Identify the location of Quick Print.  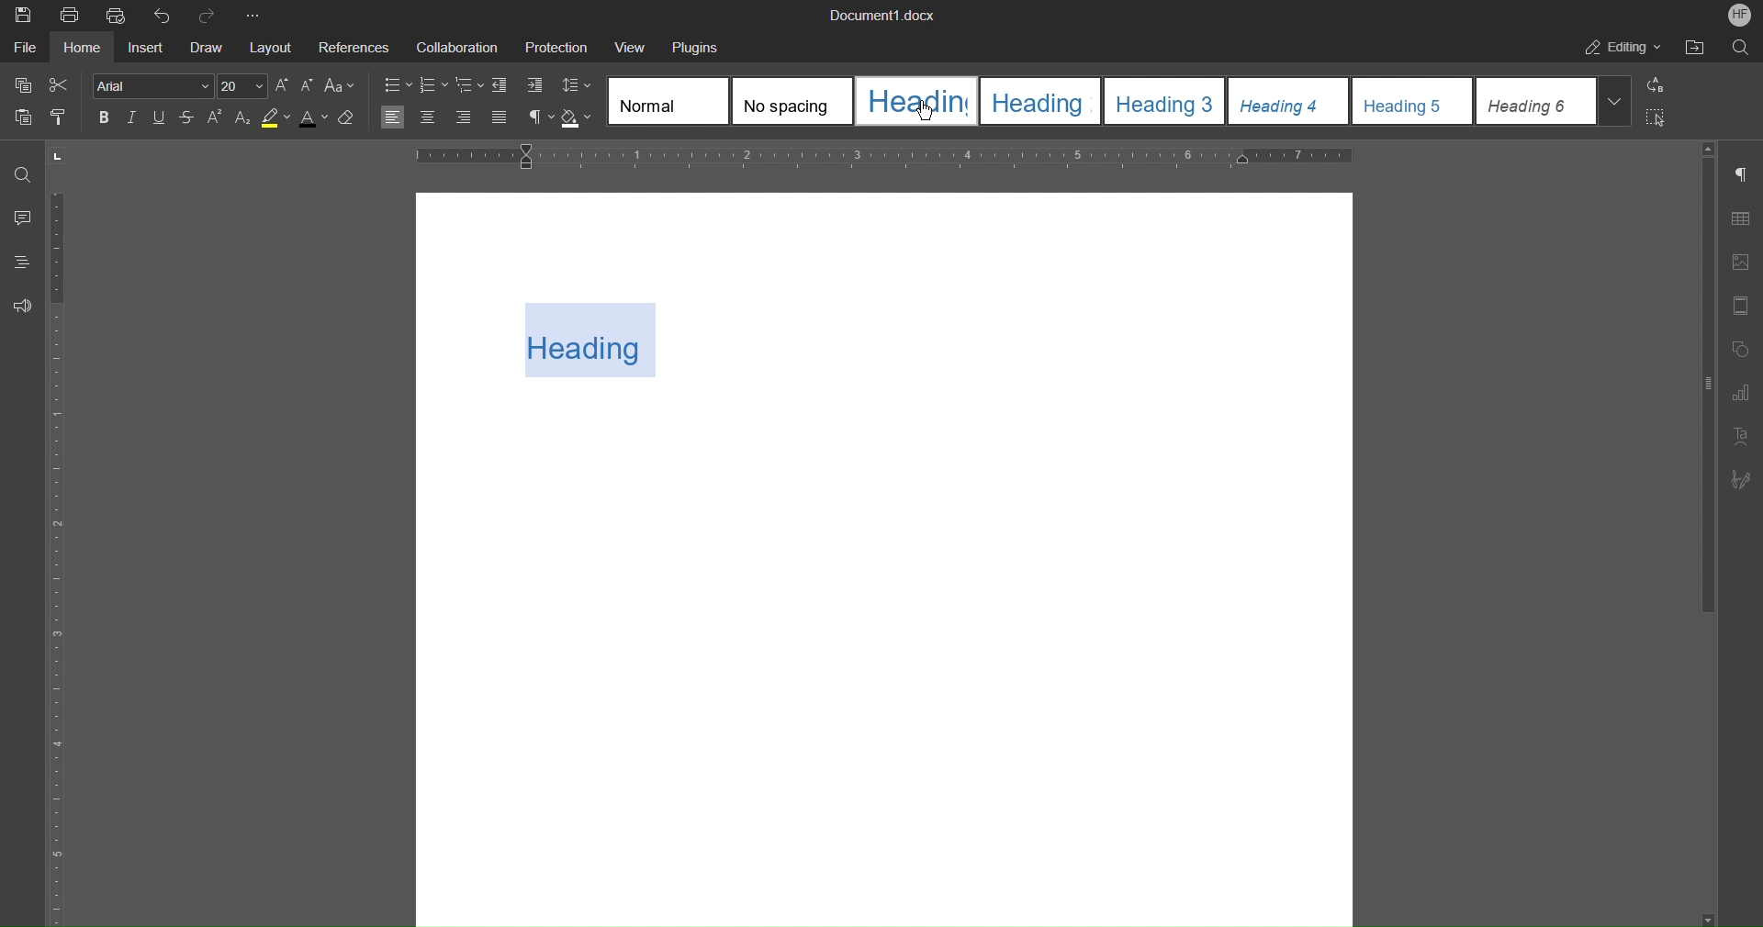
(119, 14).